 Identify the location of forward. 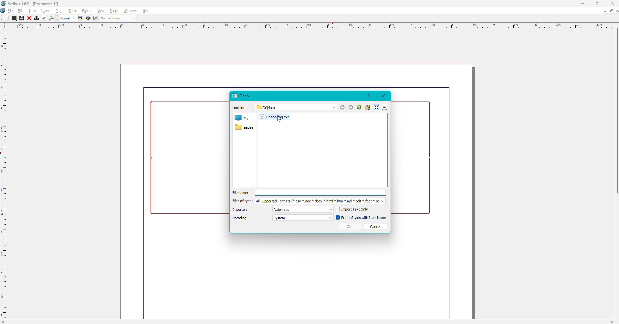
(351, 107).